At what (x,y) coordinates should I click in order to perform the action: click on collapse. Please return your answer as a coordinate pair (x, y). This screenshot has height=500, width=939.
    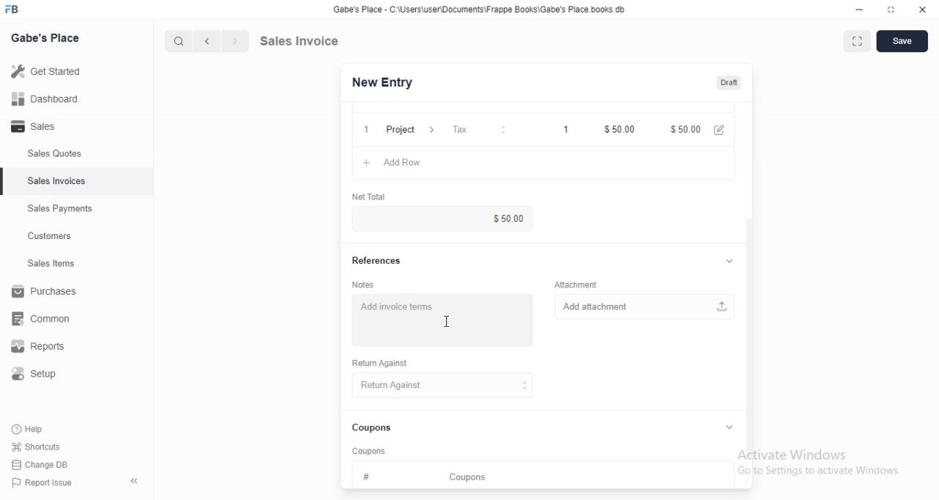
    Looking at the image, I should click on (136, 481).